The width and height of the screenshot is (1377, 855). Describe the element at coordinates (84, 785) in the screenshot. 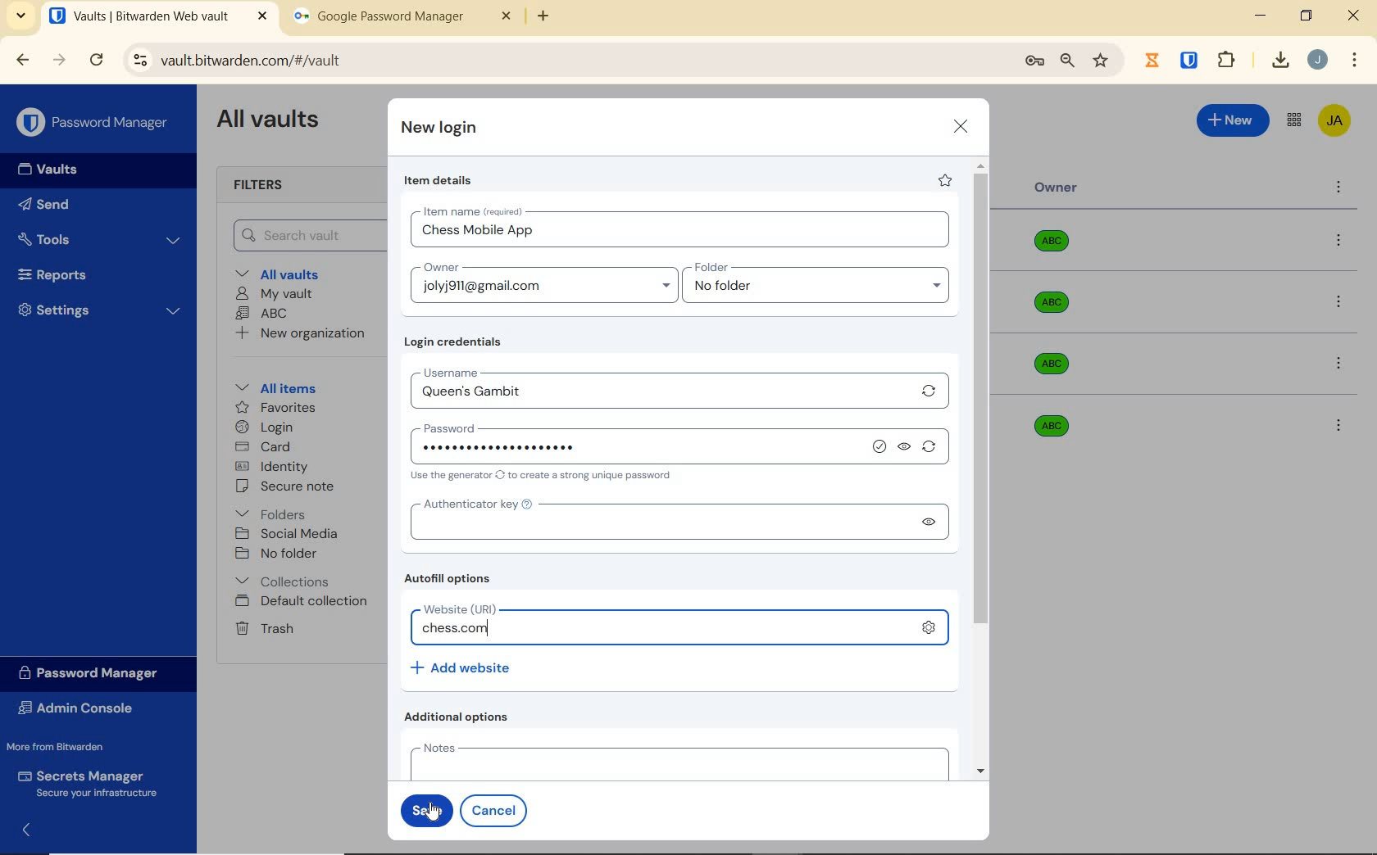

I see `Secrets Manager` at that location.